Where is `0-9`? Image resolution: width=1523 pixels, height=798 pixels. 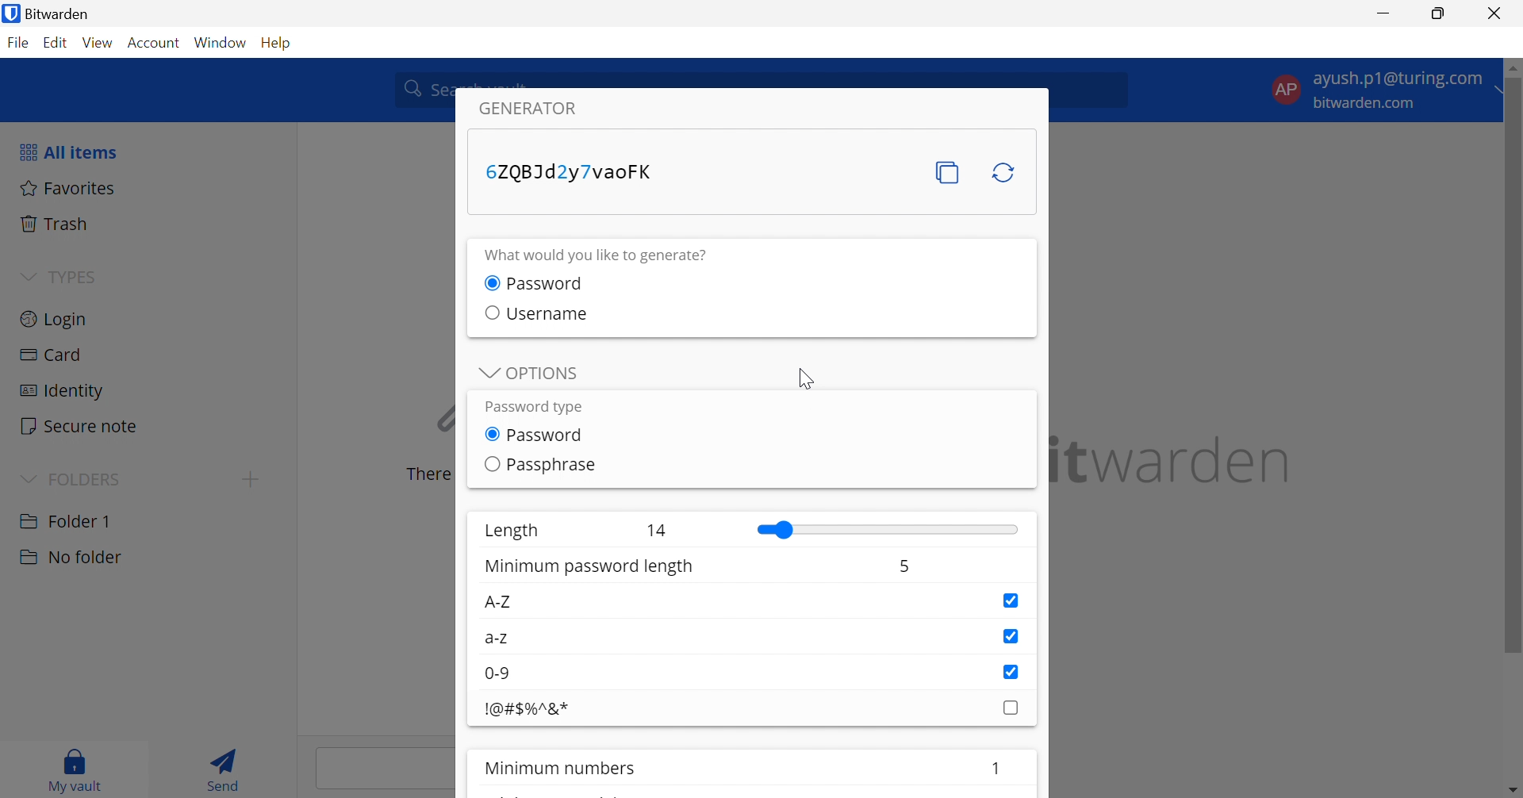 0-9 is located at coordinates (501, 673).